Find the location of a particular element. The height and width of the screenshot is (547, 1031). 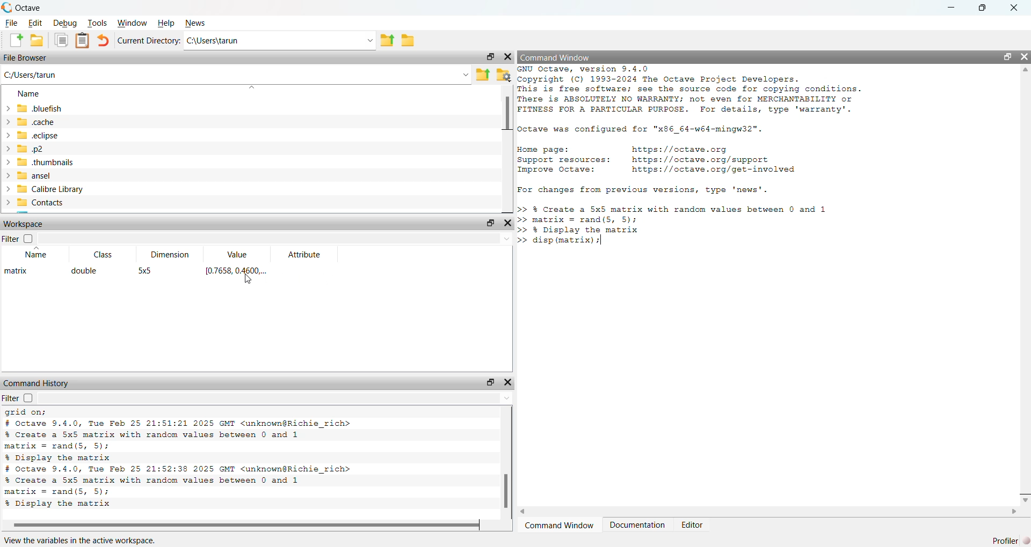

File Browser is located at coordinates (28, 58).